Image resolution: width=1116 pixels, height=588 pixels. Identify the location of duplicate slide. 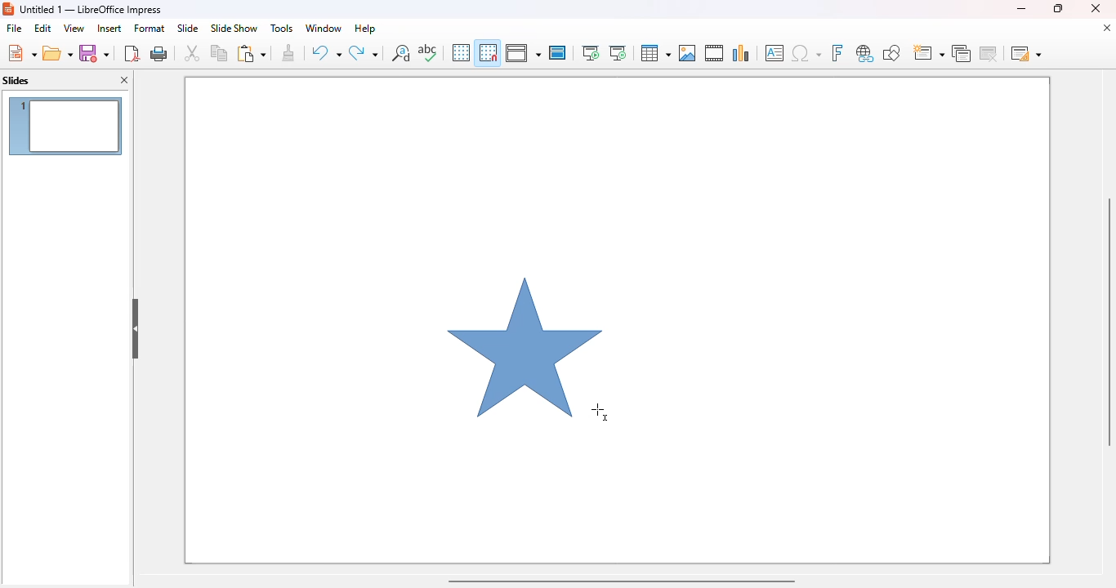
(962, 53).